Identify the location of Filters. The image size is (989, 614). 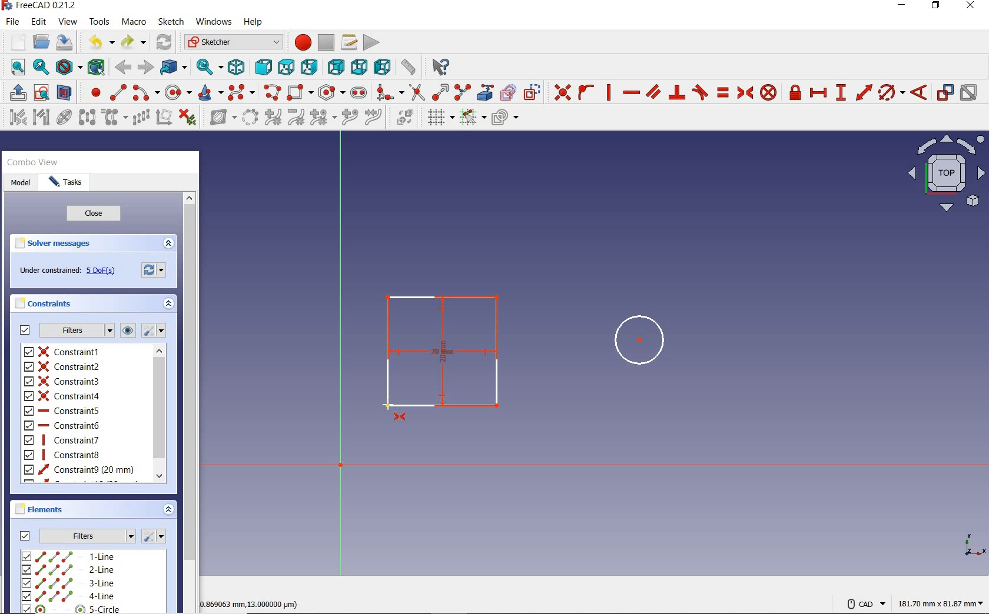
(89, 536).